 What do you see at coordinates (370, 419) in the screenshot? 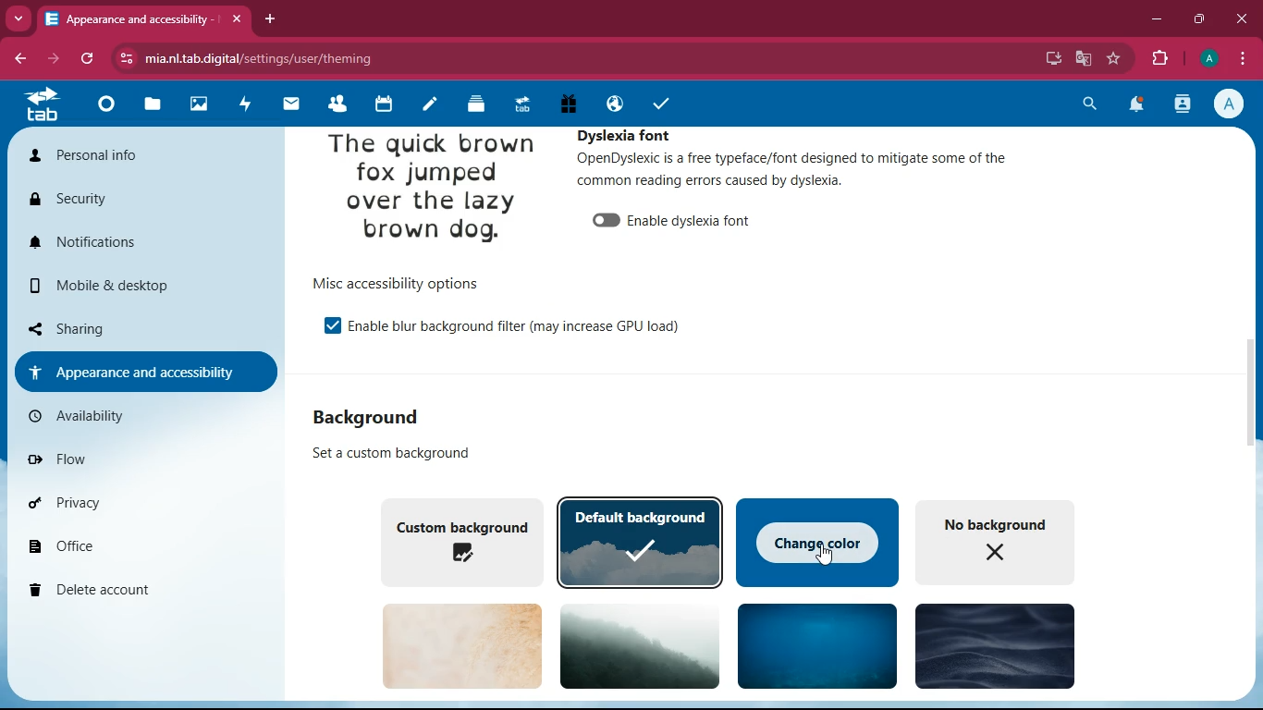
I see `background` at bounding box center [370, 419].